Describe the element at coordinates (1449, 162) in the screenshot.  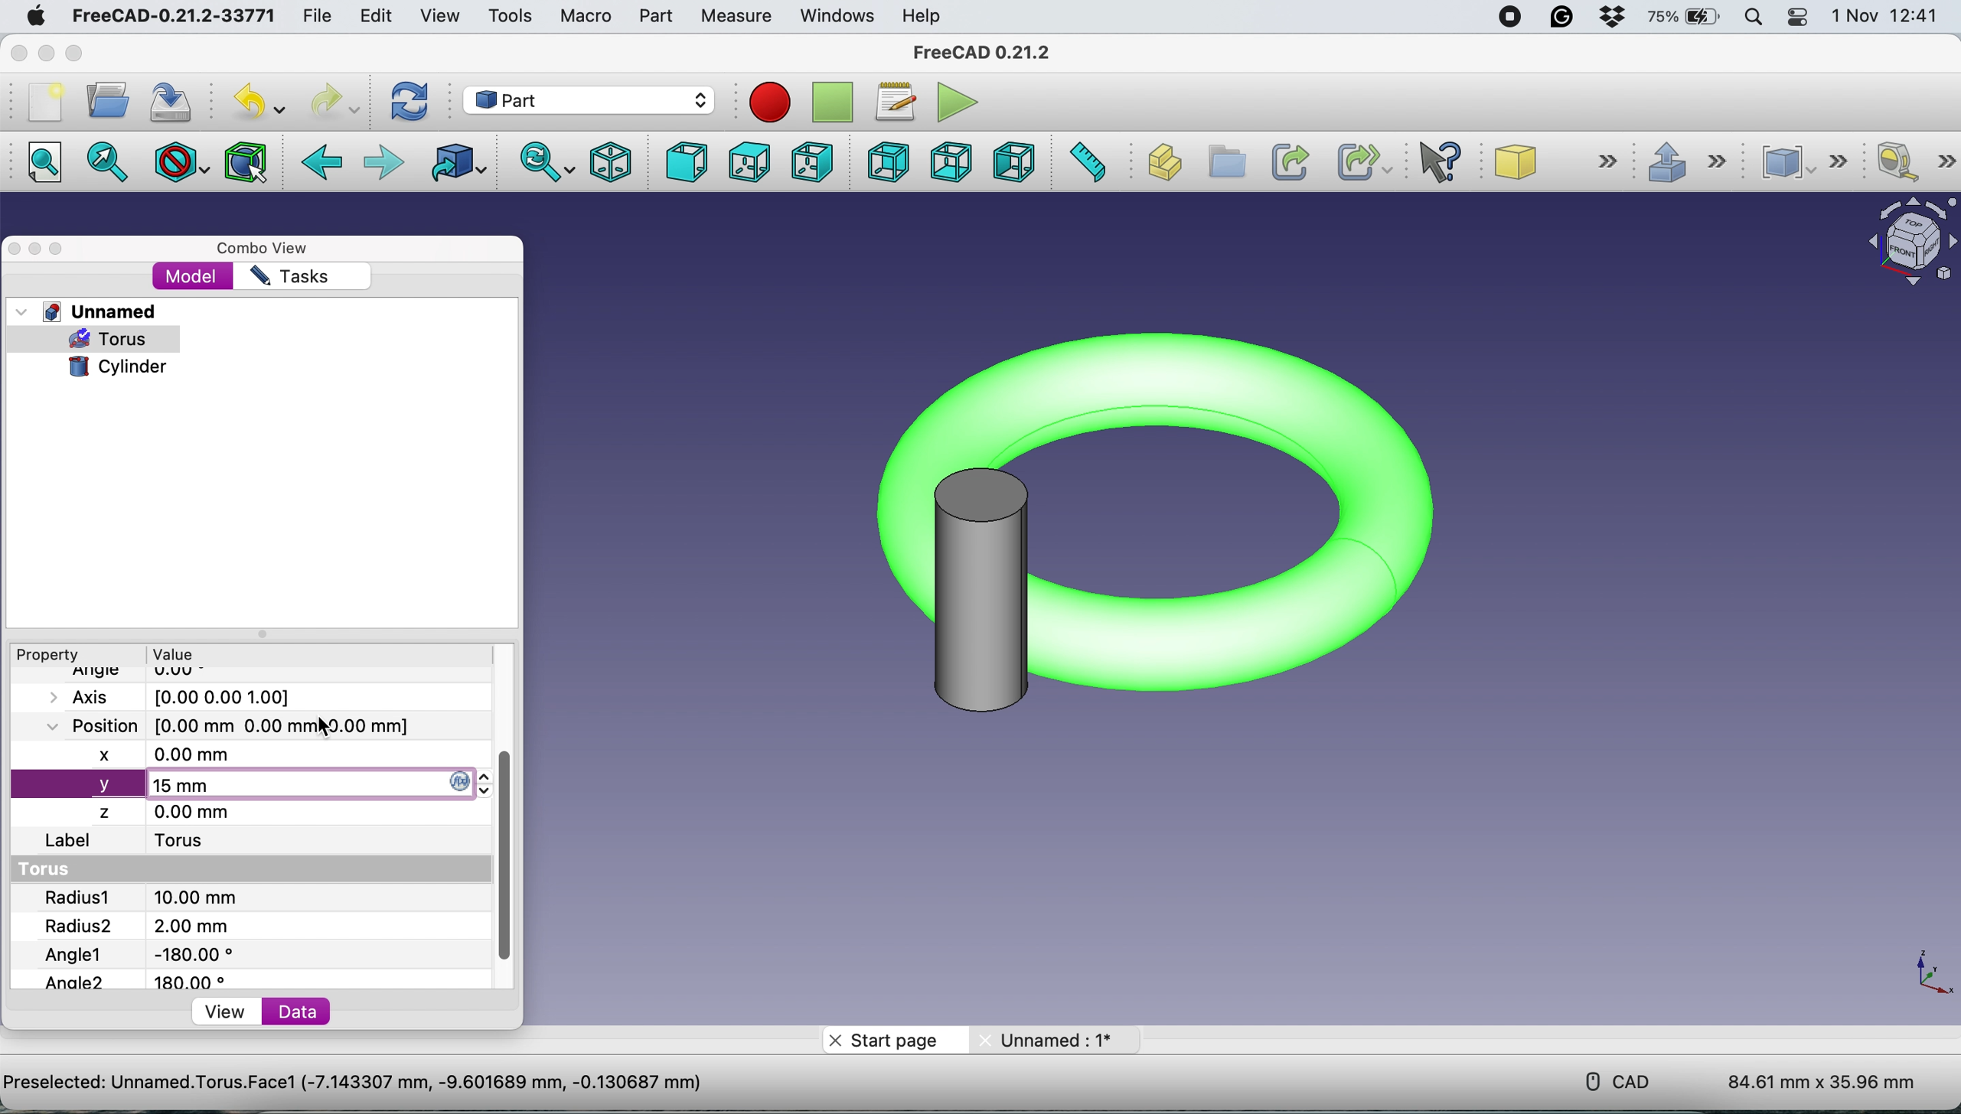
I see `what's this` at that location.